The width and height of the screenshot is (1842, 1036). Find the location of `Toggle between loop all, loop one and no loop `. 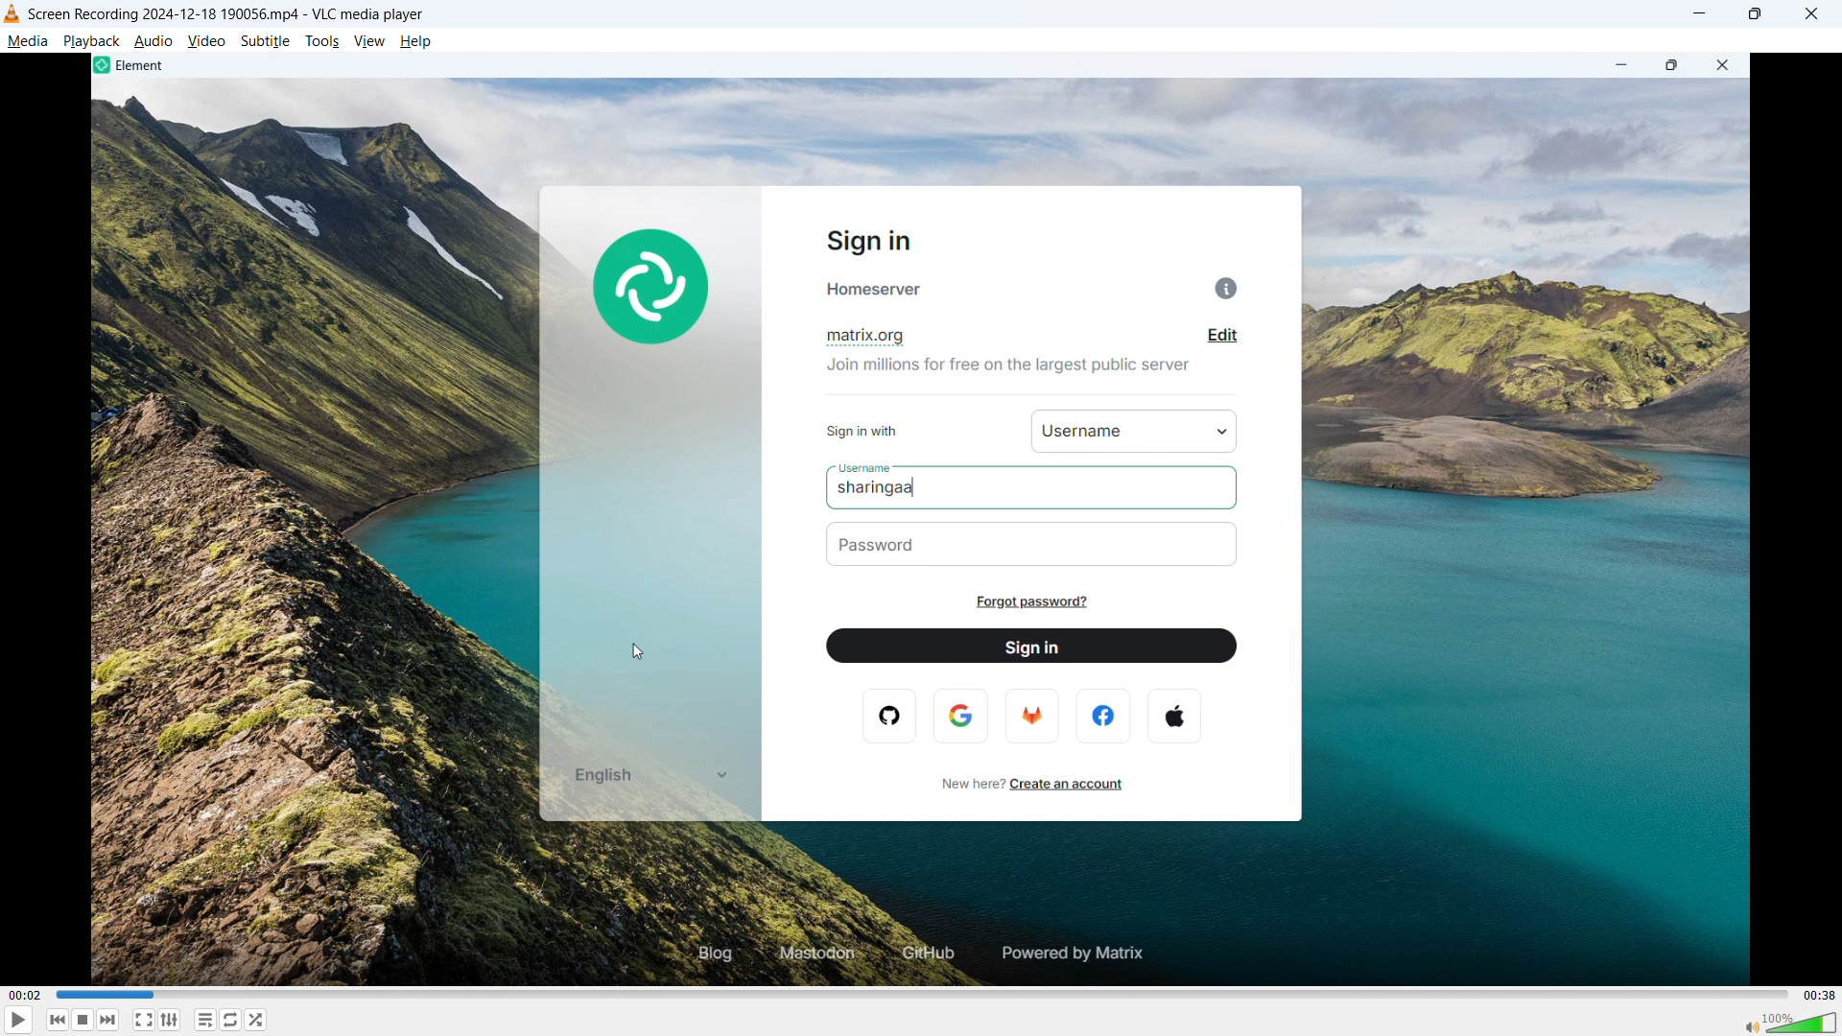

Toggle between loop all, loop one and no loop  is located at coordinates (232, 1020).